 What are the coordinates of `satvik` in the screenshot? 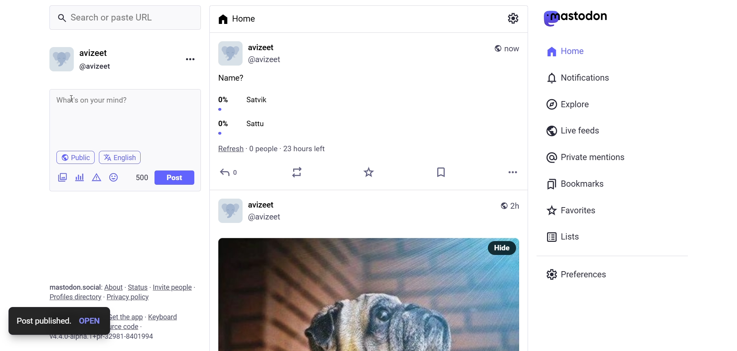 It's located at (259, 100).